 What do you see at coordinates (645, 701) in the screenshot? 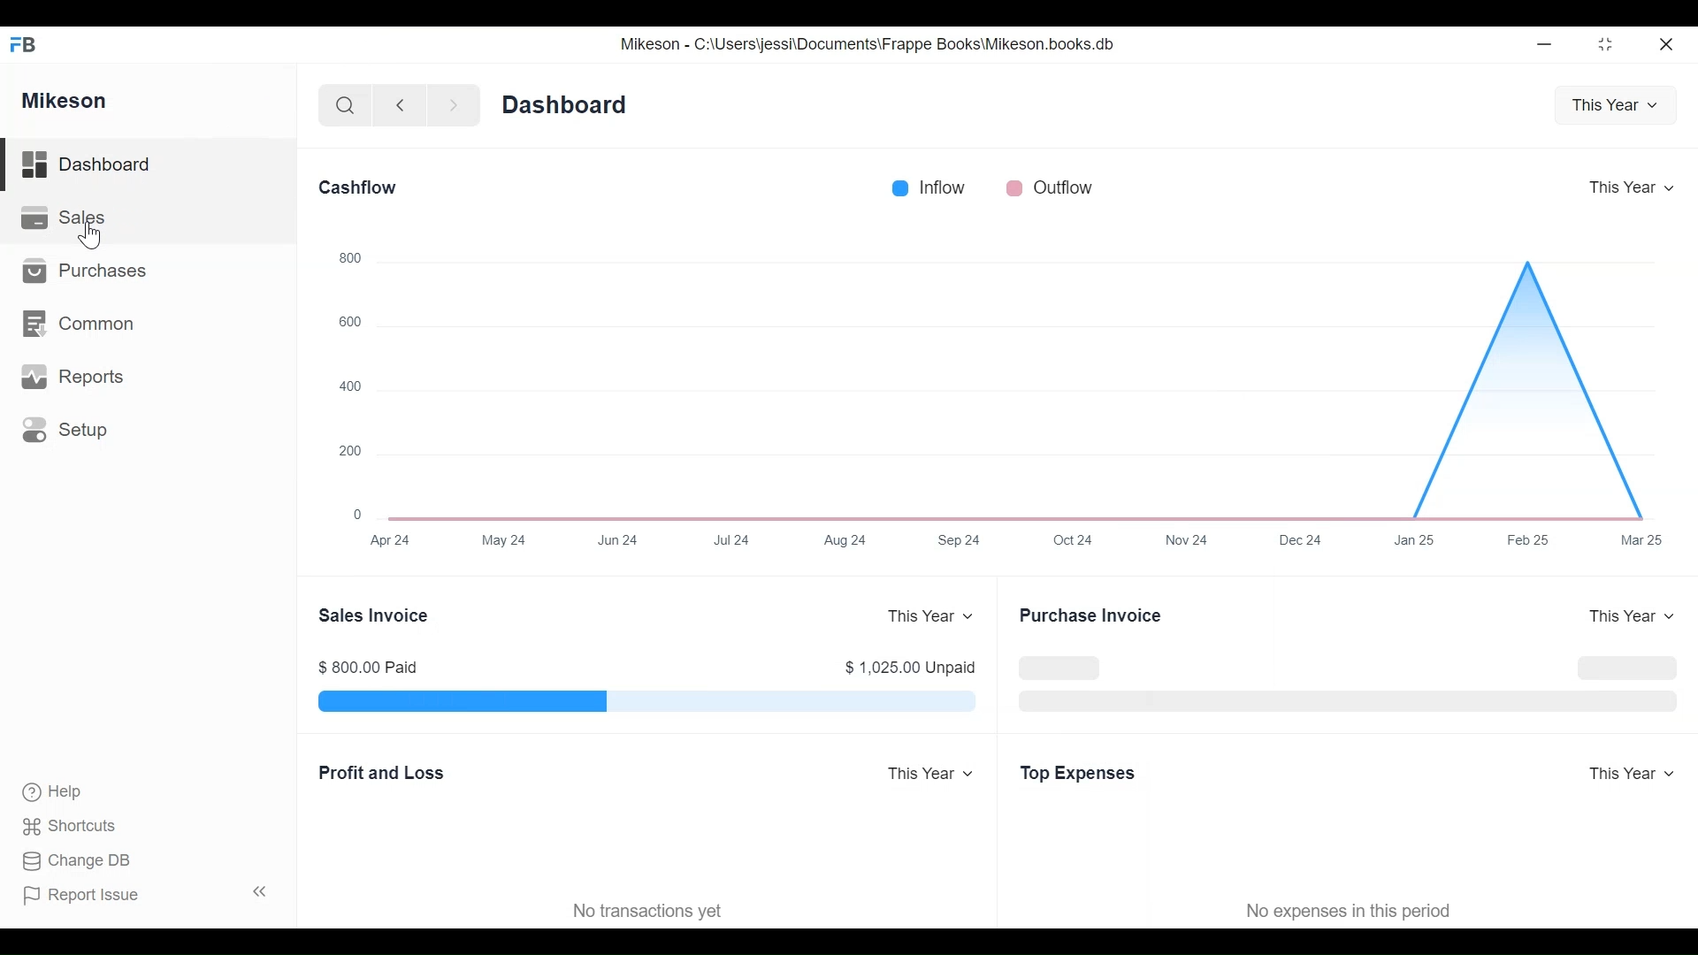
I see `Graph` at bounding box center [645, 701].